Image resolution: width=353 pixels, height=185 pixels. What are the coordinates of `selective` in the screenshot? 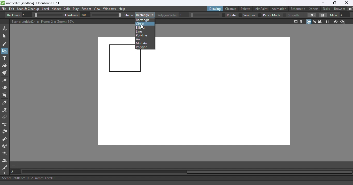 It's located at (249, 15).